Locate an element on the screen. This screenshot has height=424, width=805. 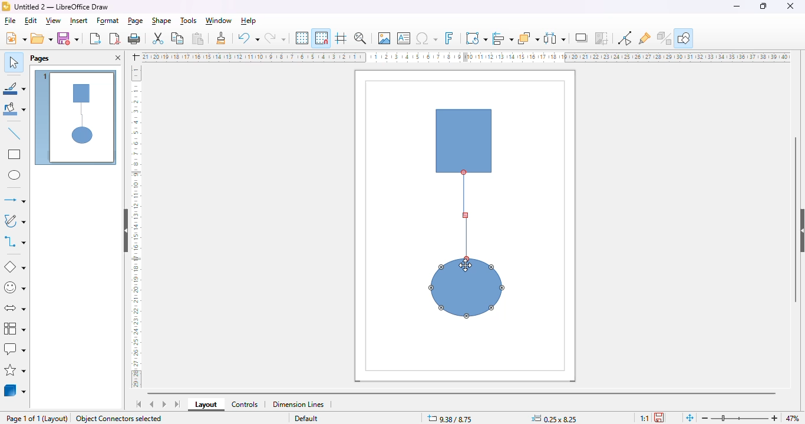
scroll to next sheet is located at coordinates (164, 404).